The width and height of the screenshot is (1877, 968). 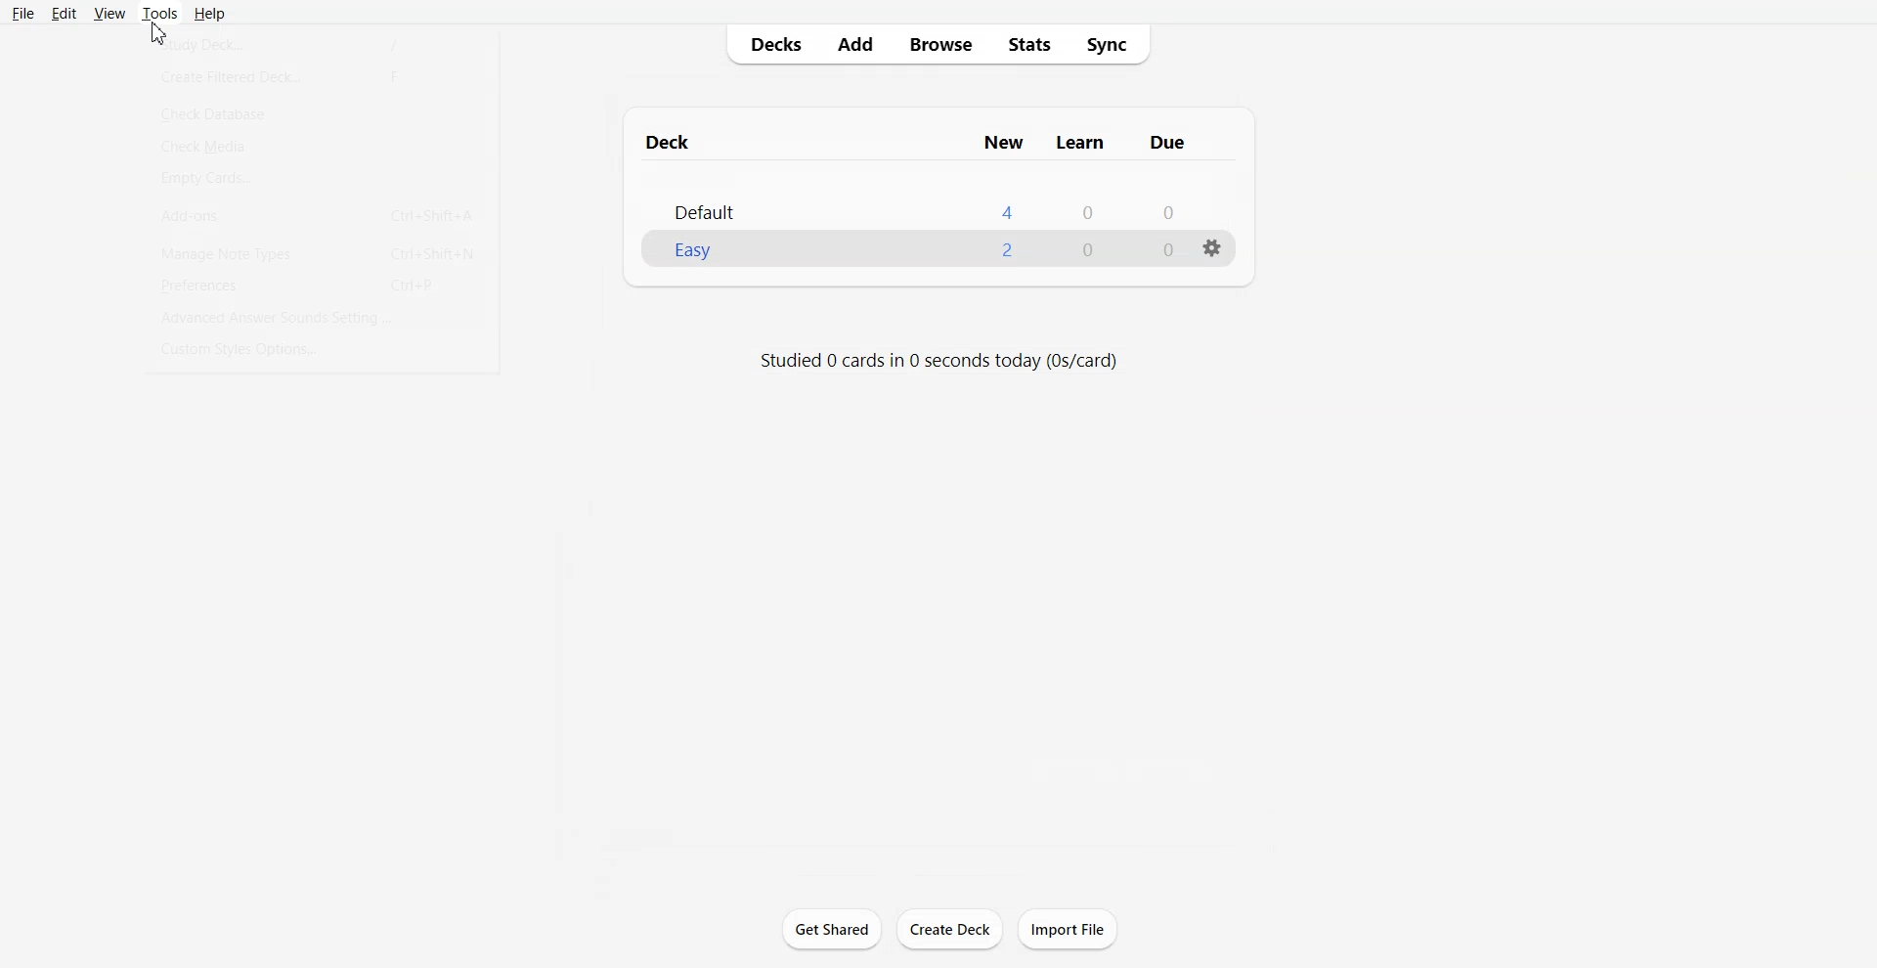 I want to click on Cursor, so click(x=158, y=29).